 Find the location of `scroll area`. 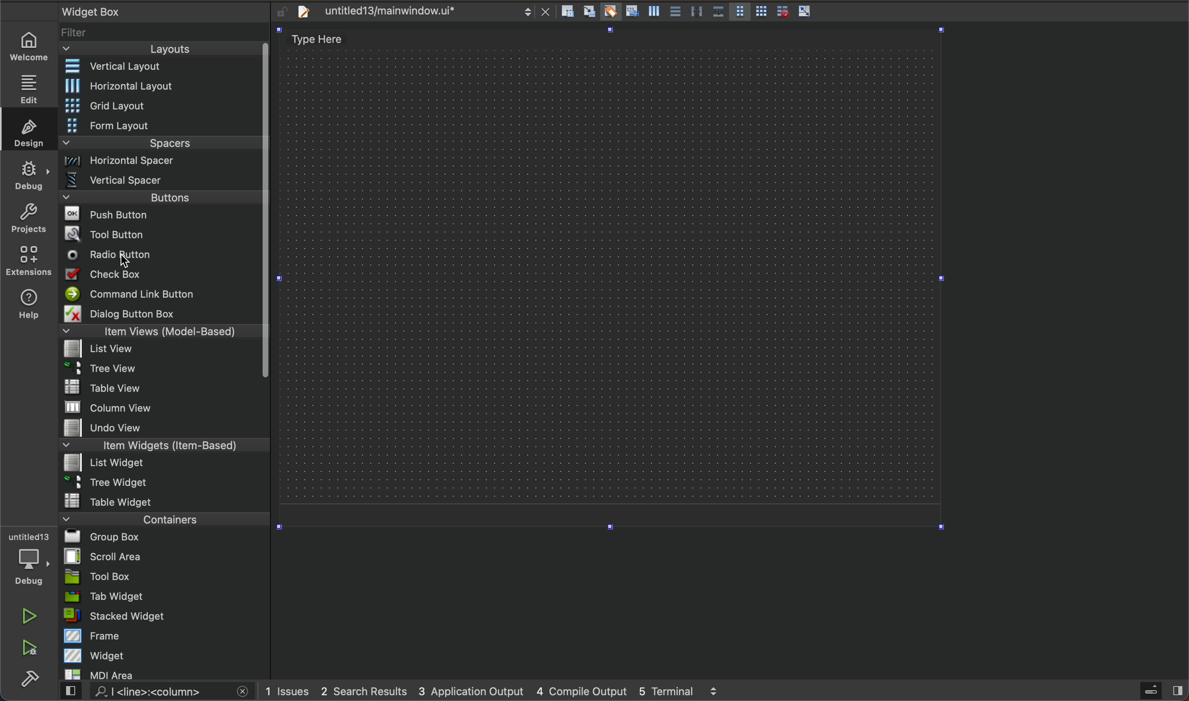

scroll area is located at coordinates (164, 556).